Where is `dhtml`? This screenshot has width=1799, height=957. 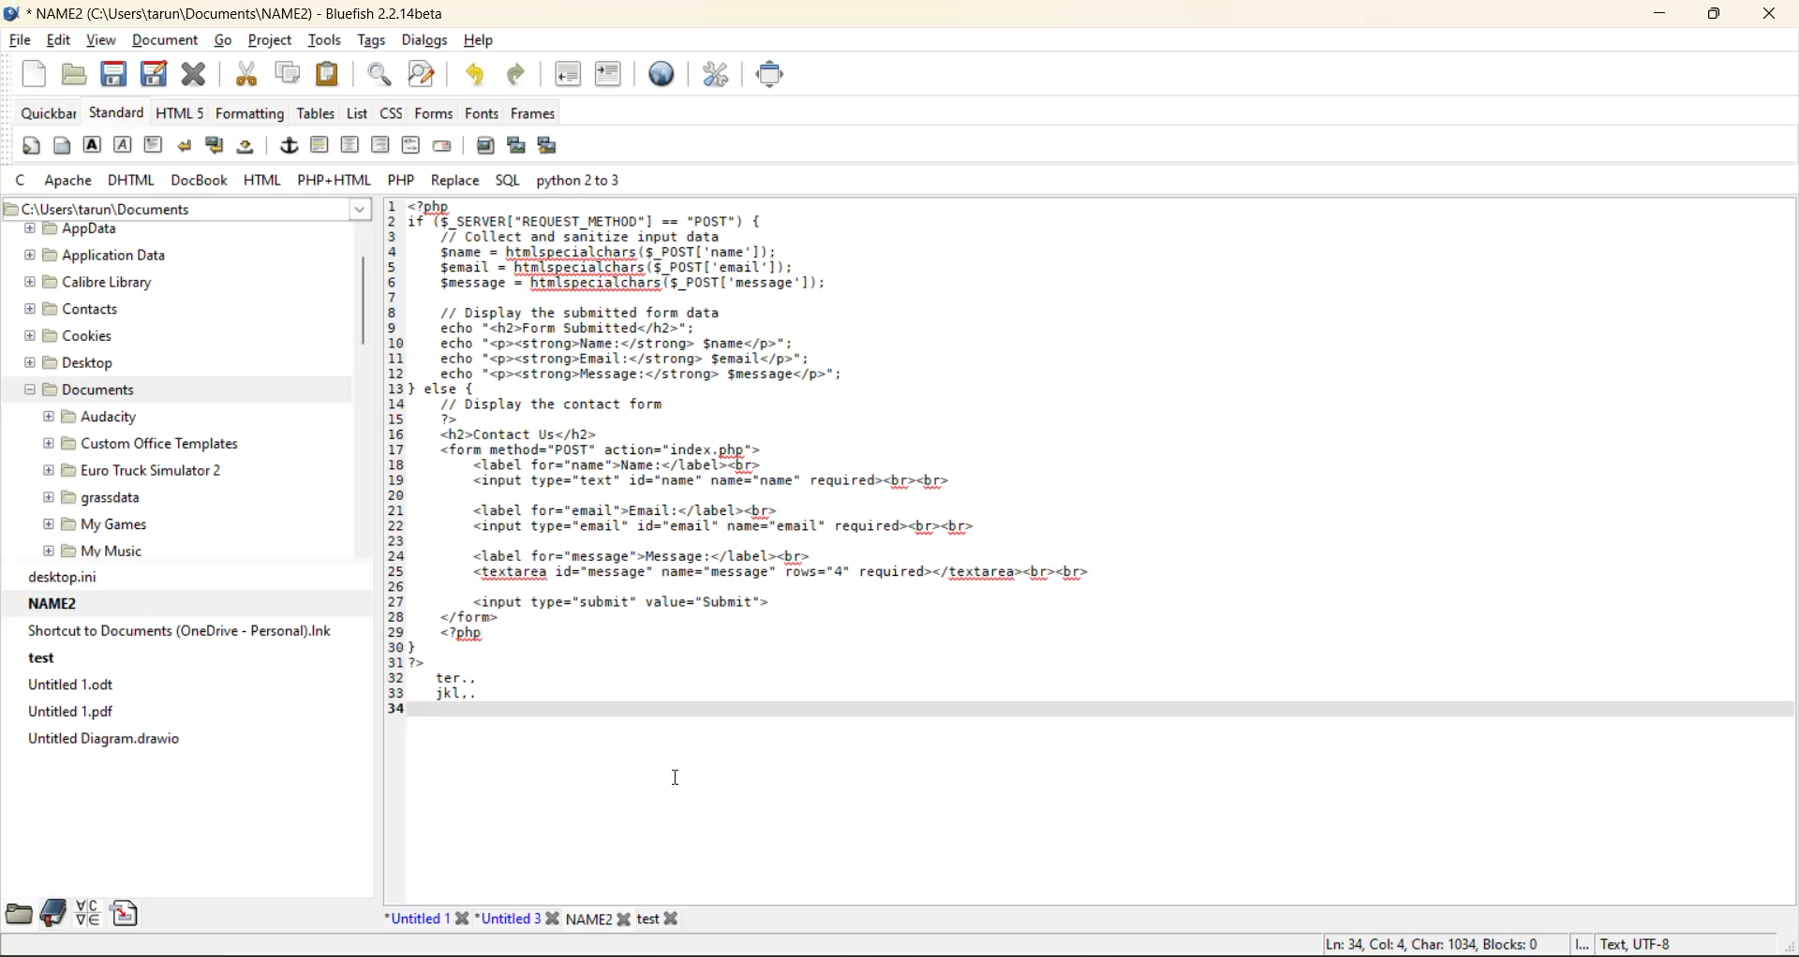
dhtml is located at coordinates (132, 179).